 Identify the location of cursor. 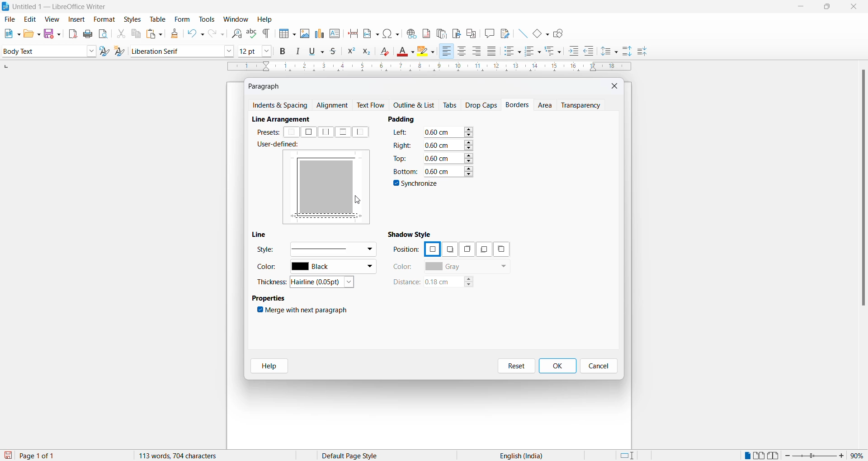
(359, 202).